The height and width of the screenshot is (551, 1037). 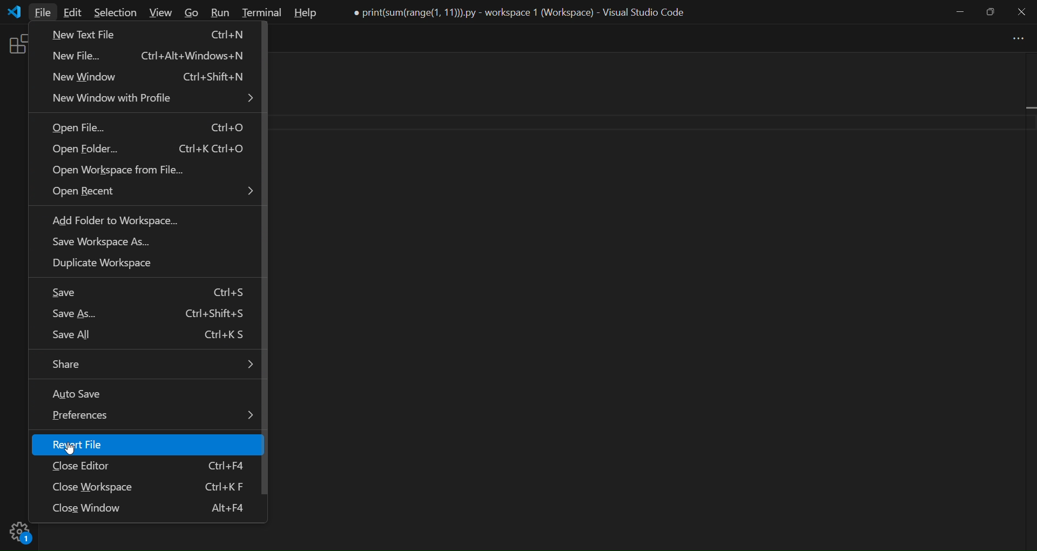 What do you see at coordinates (16, 12) in the screenshot?
I see `logo` at bounding box center [16, 12].